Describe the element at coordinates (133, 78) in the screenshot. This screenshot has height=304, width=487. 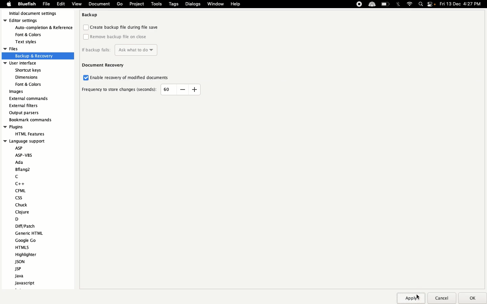
I see `Enable recovery of modified documents` at that location.